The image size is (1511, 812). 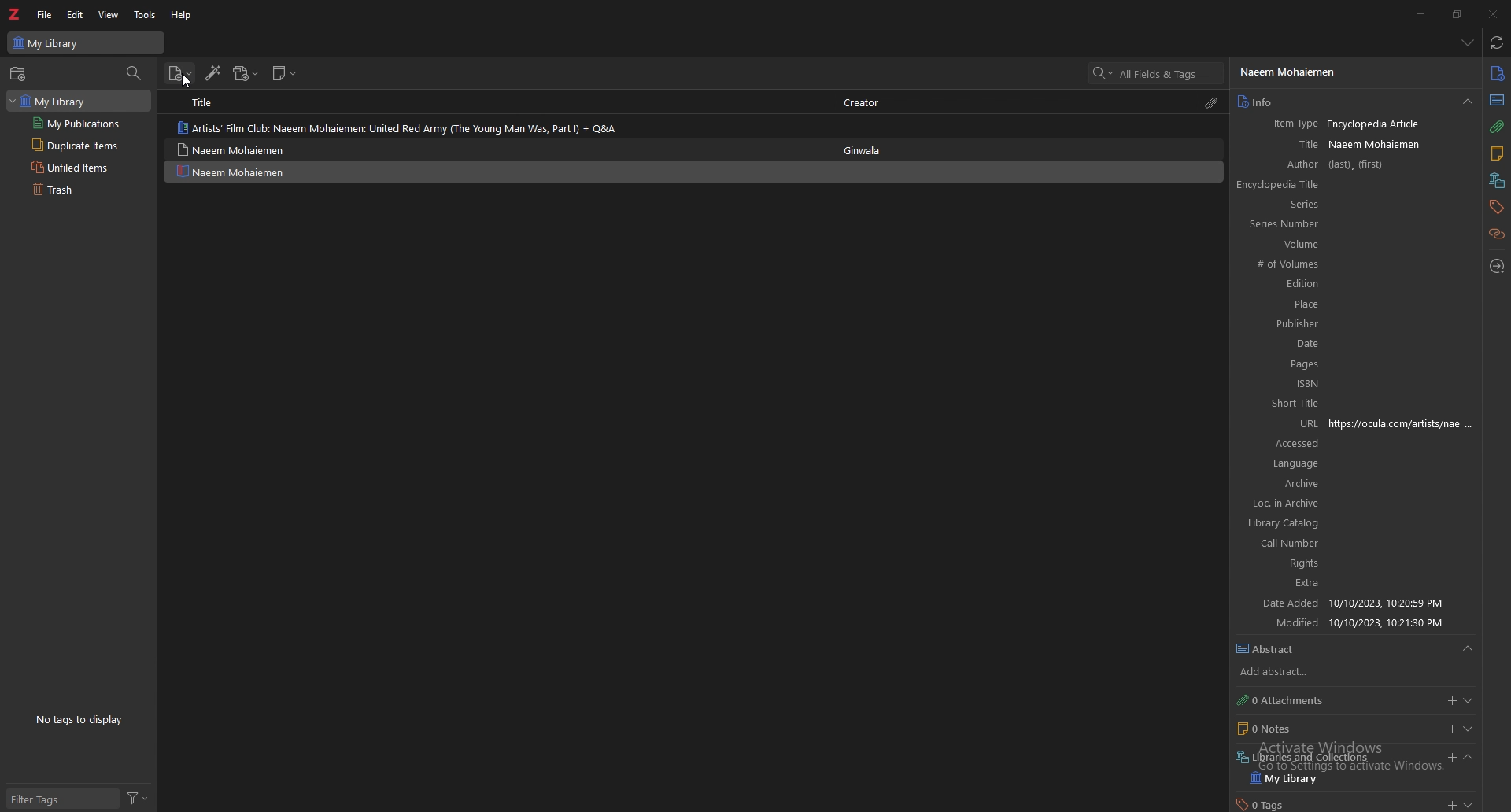 What do you see at coordinates (1278, 505) in the screenshot?
I see `loc in archive` at bounding box center [1278, 505].